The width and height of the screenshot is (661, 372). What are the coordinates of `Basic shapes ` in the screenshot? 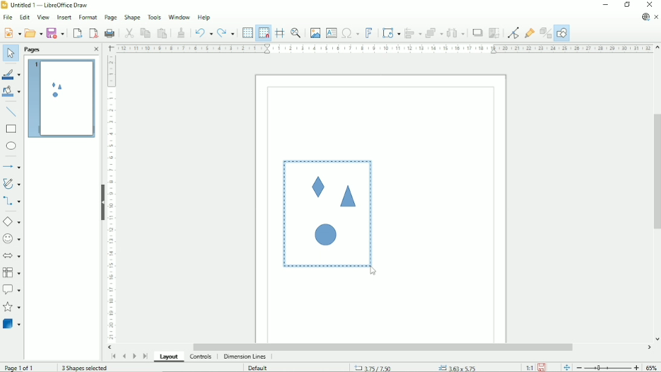 It's located at (12, 221).